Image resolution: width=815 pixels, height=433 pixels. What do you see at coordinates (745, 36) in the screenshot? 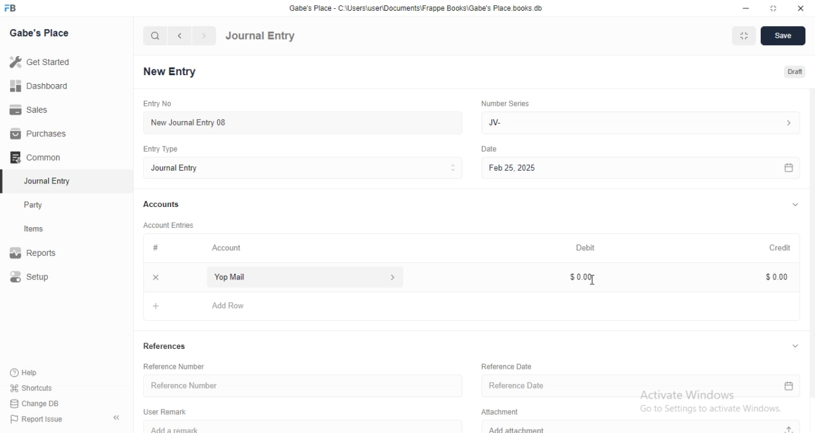
I see `Fit to Window` at bounding box center [745, 36].